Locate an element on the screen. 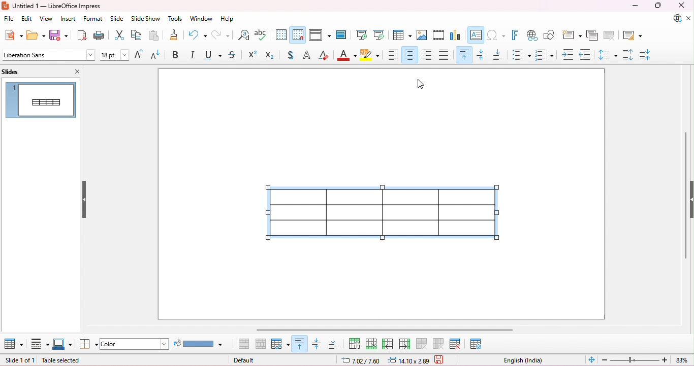  view is located at coordinates (47, 19).